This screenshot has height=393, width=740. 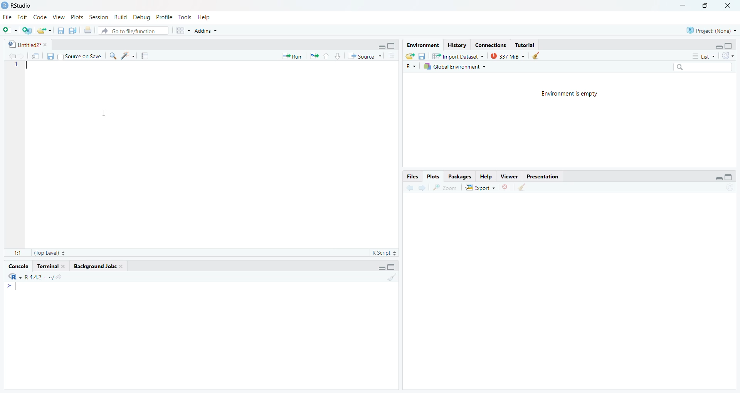 I want to click on R - R442 . ~/, so click(x=40, y=278).